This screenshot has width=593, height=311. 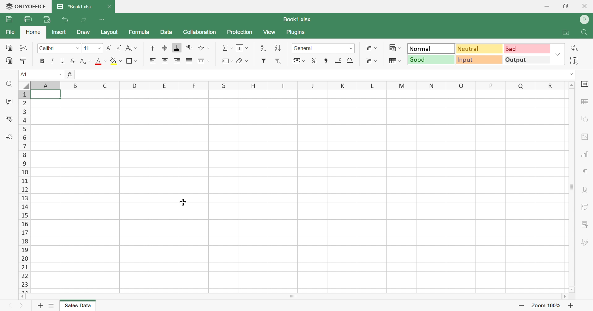 I want to click on Output, so click(x=527, y=60).